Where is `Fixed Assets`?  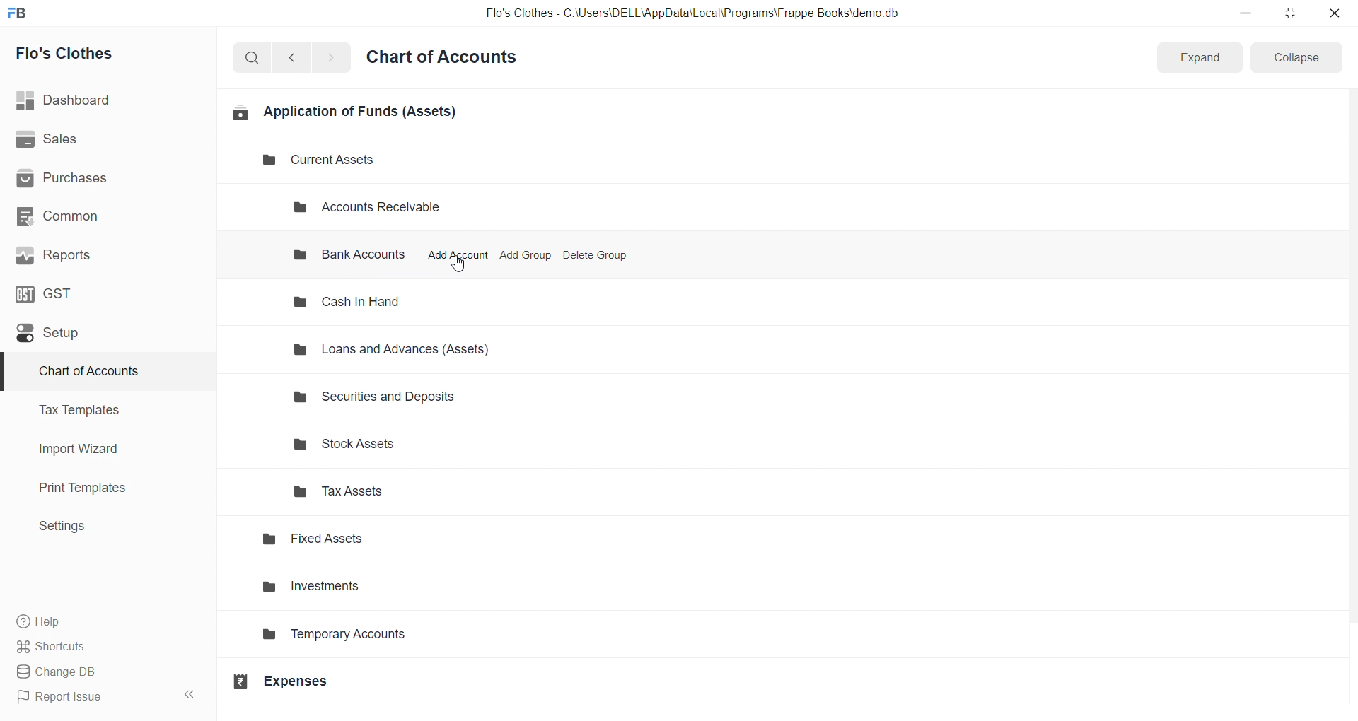 Fixed Assets is located at coordinates (385, 541).